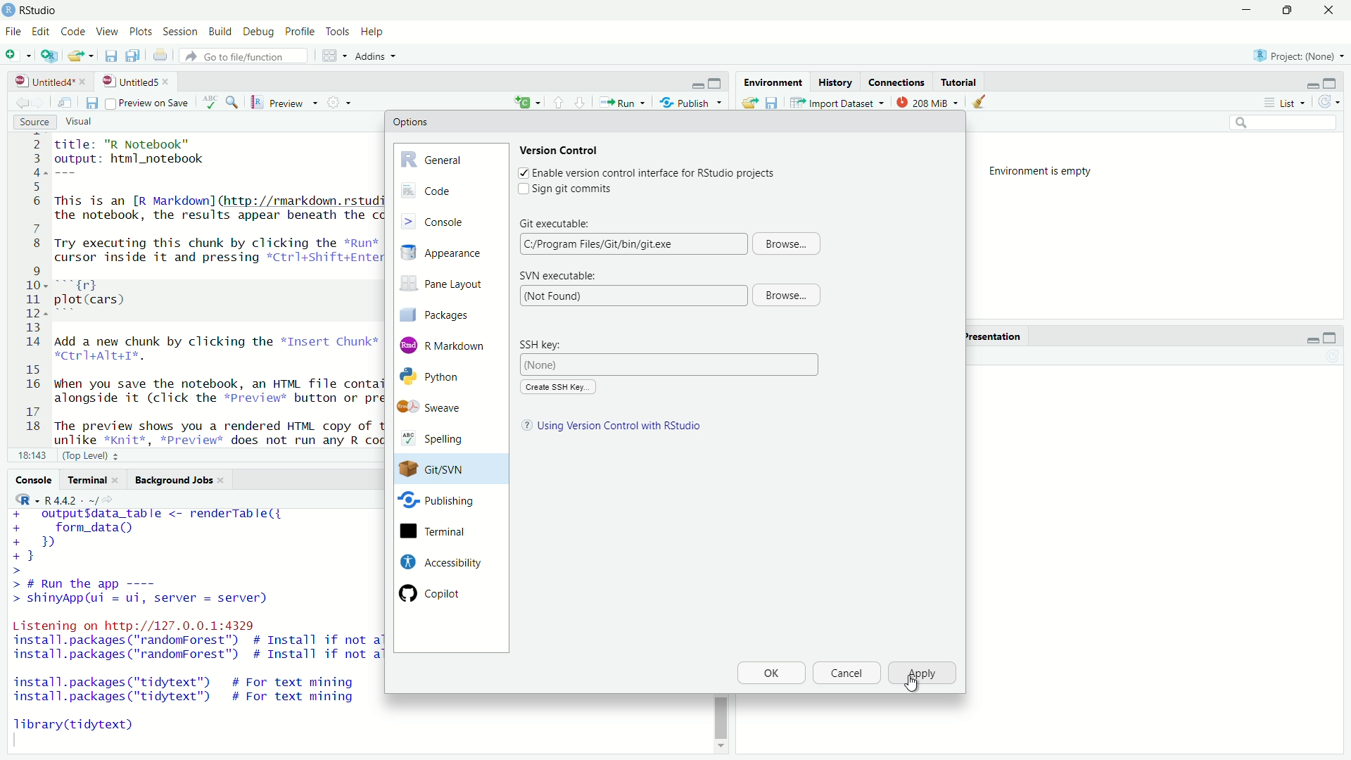  I want to click on Preview on save, so click(146, 103).